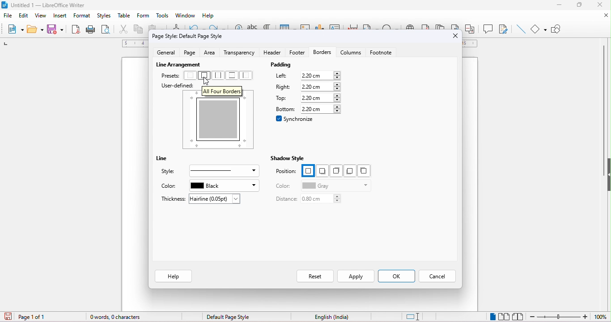 The image size is (611, 322). What do you see at coordinates (331, 318) in the screenshot?
I see `text language` at bounding box center [331, 318].